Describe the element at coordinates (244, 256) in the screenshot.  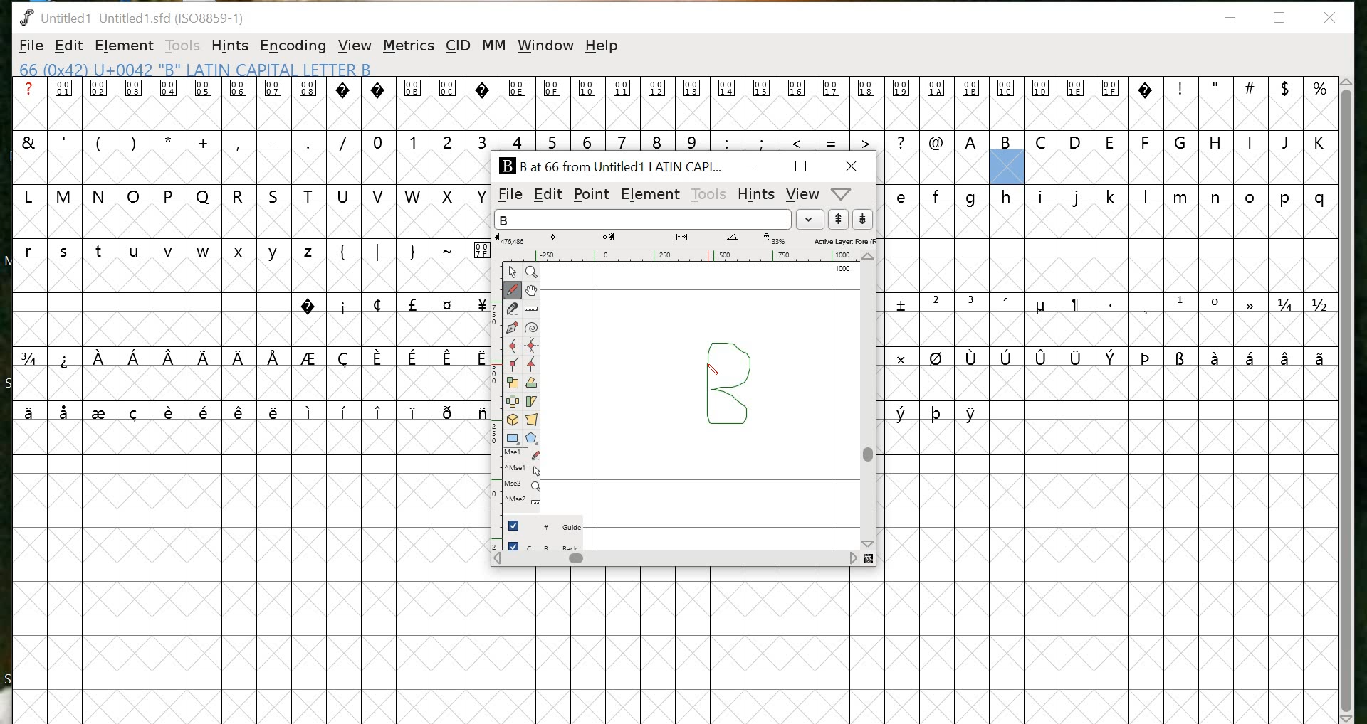
I see `glyphs` at that location.